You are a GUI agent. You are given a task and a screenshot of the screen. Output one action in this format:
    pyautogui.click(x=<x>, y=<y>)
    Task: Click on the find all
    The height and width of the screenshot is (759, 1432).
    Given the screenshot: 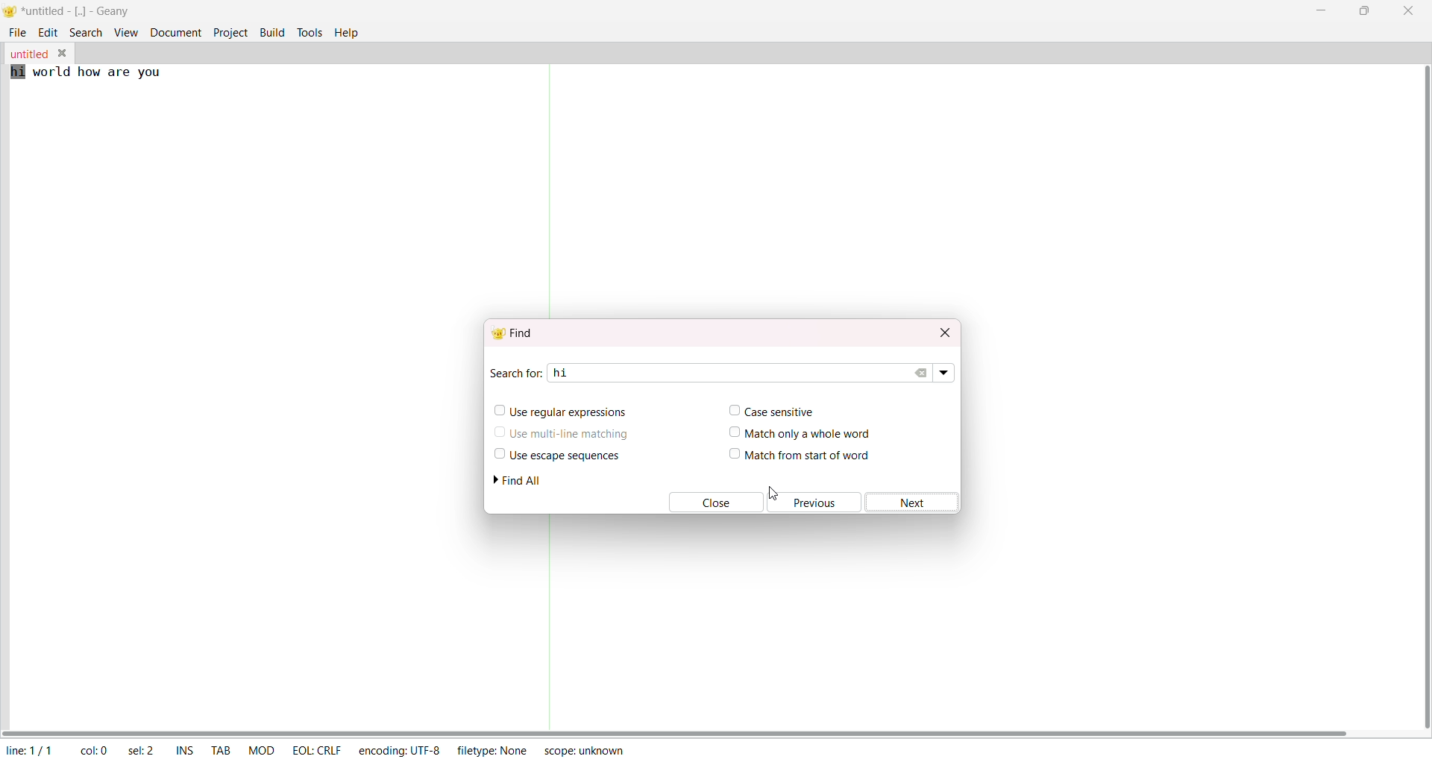 What is the action you would take?
    pyautogui.click(x=513, y=480)
    